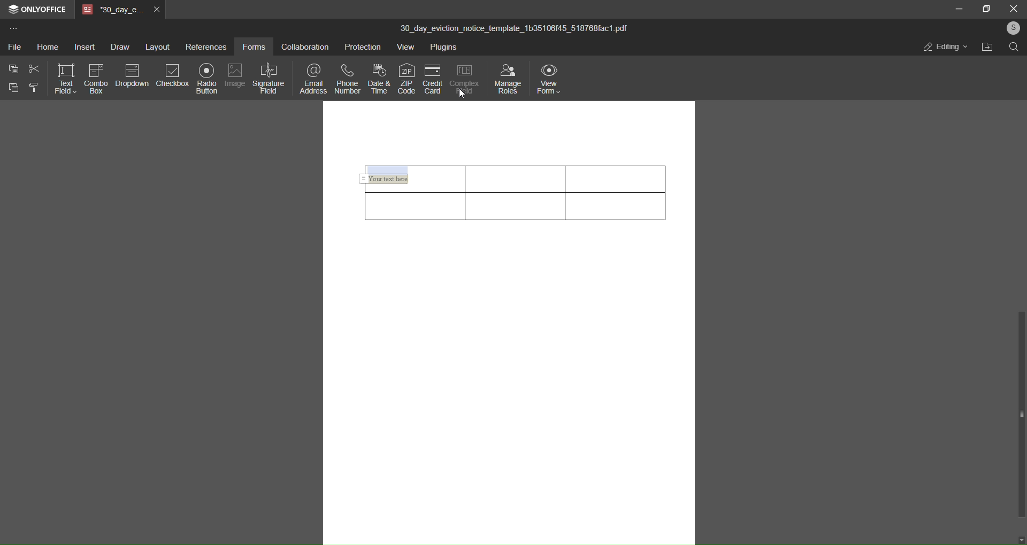 This screenshot has width=1027, height=545. What do you see at coordinates (1018, 412) in the screenshot?
I see `scroll bar` at bounding box center [1018, 412].